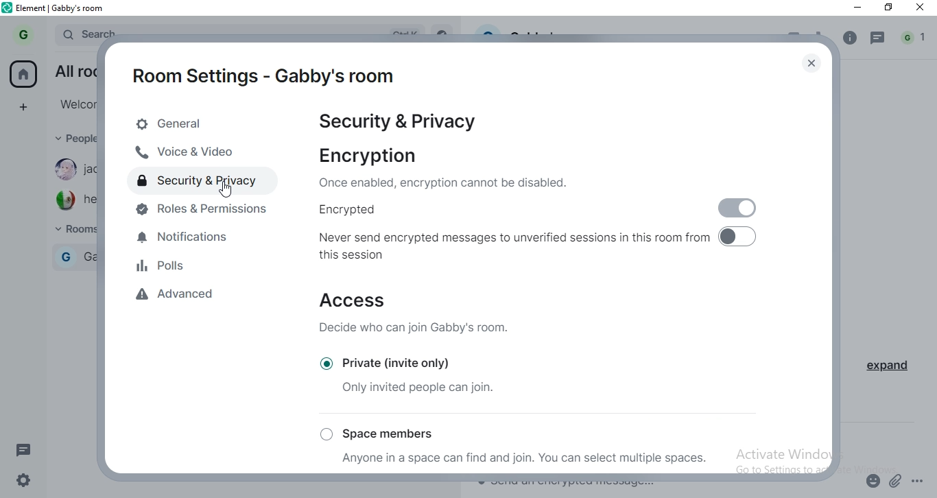  I want to click on element logo, so click(8, 8).